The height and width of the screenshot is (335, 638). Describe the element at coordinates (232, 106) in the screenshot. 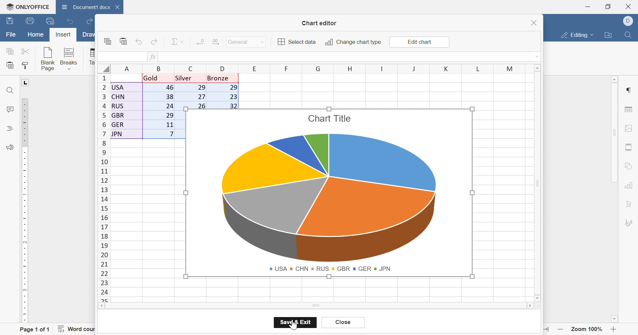

I see `32` at that location.